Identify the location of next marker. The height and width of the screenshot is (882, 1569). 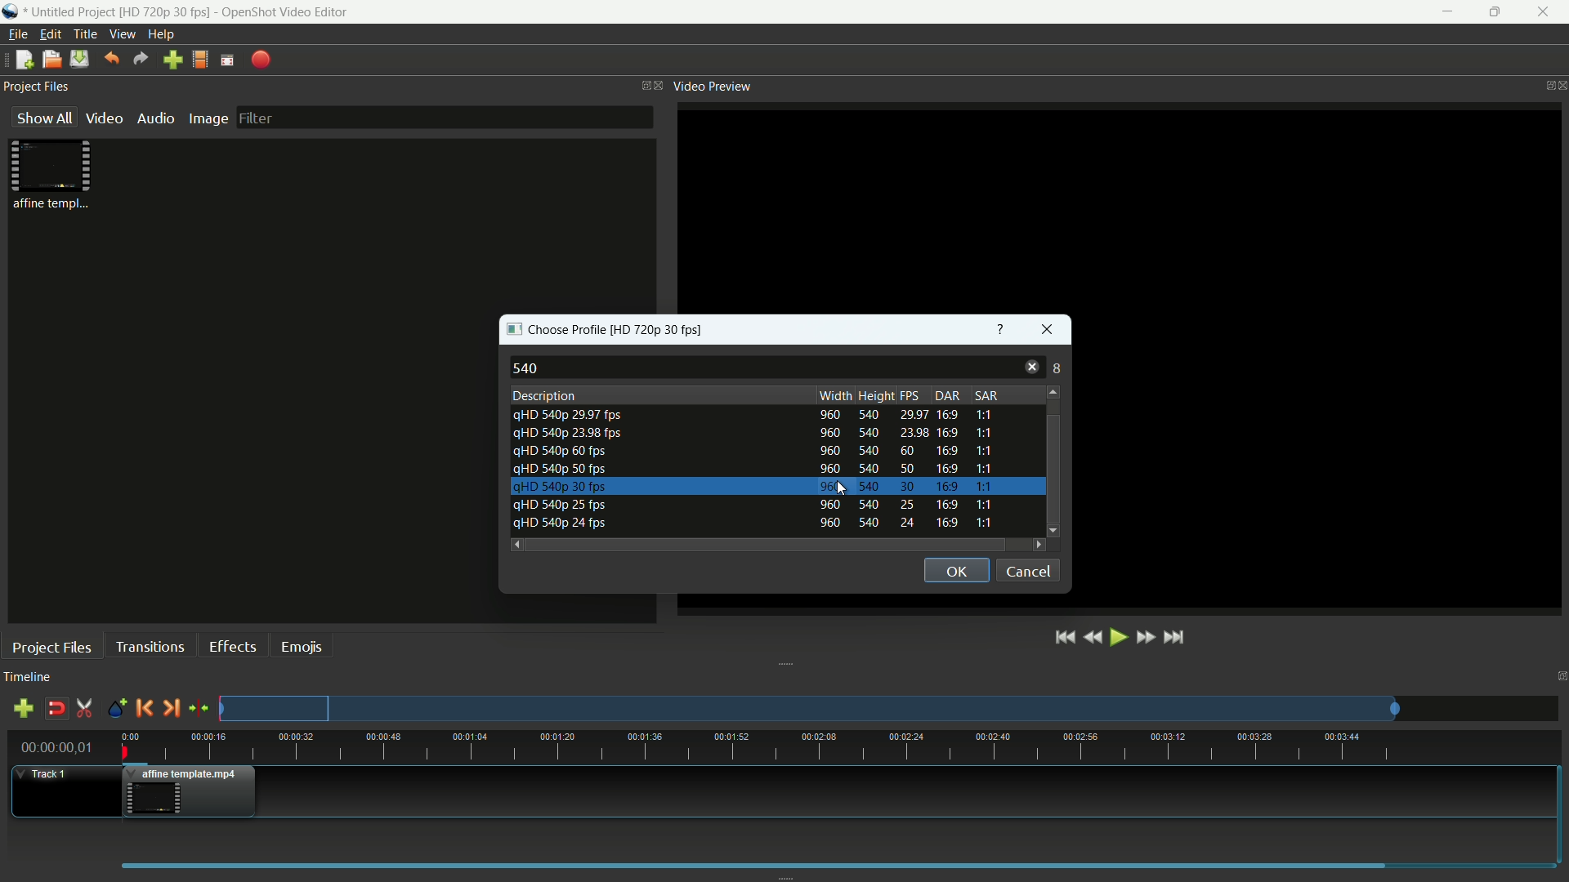
(172, 707).